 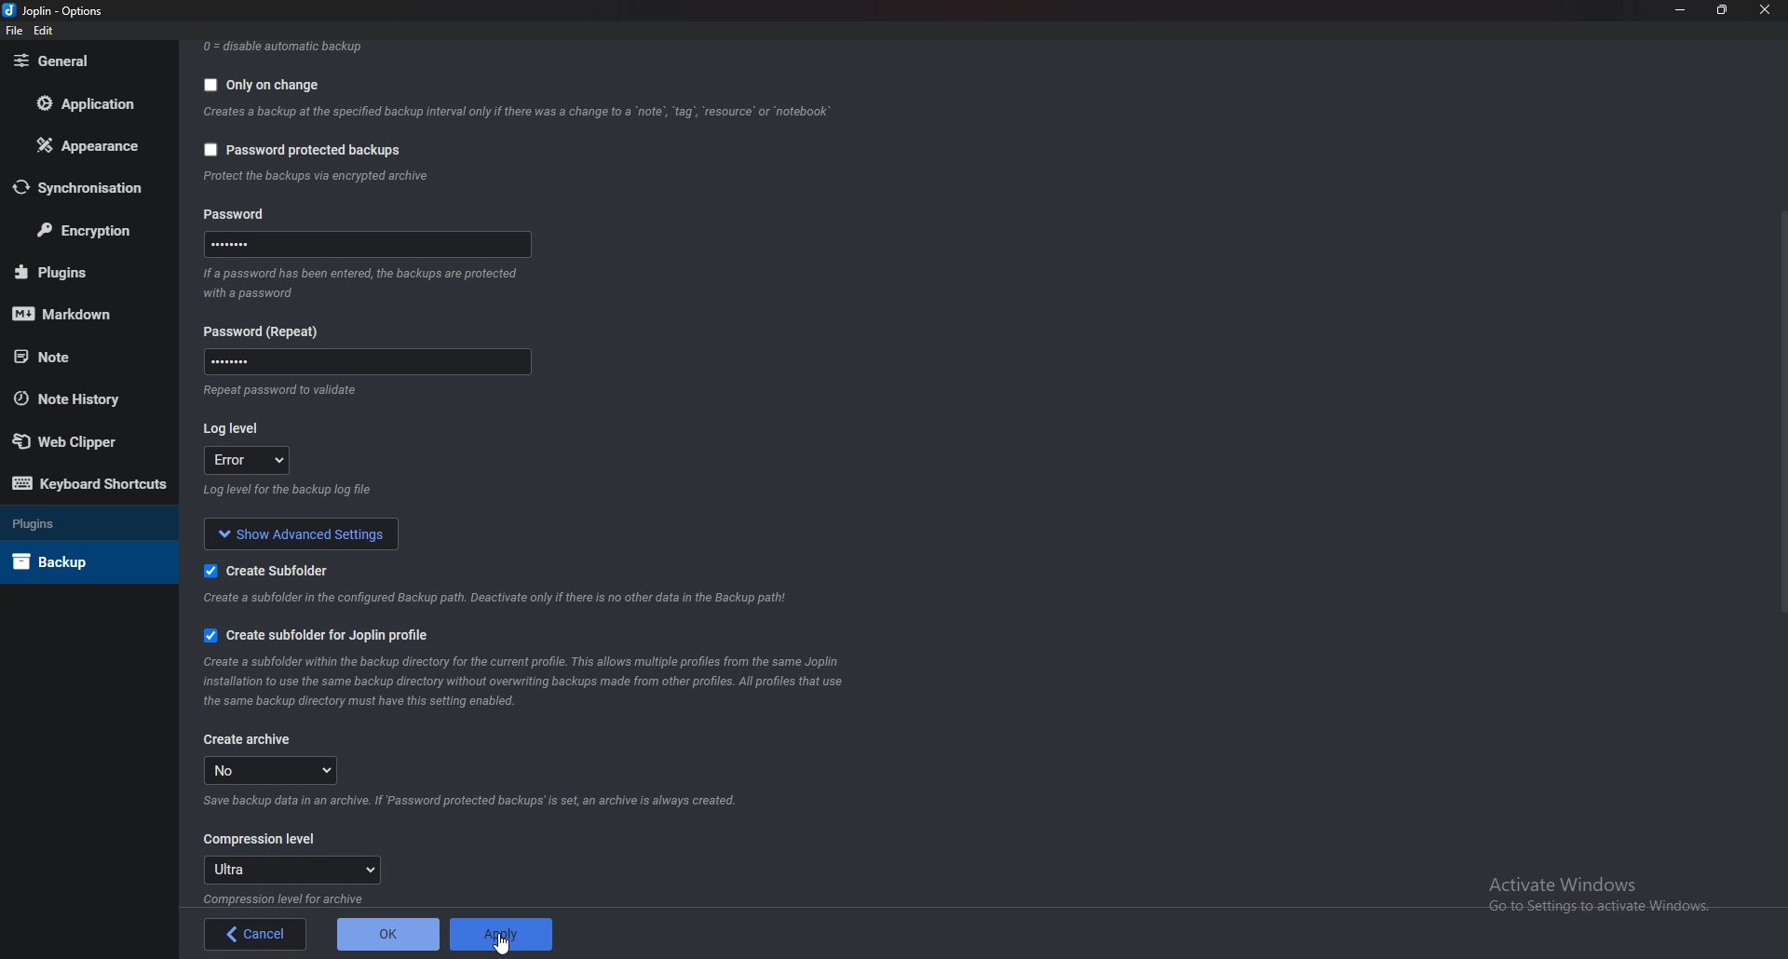 I want to click on Compression level, so click(x=262, y=839).